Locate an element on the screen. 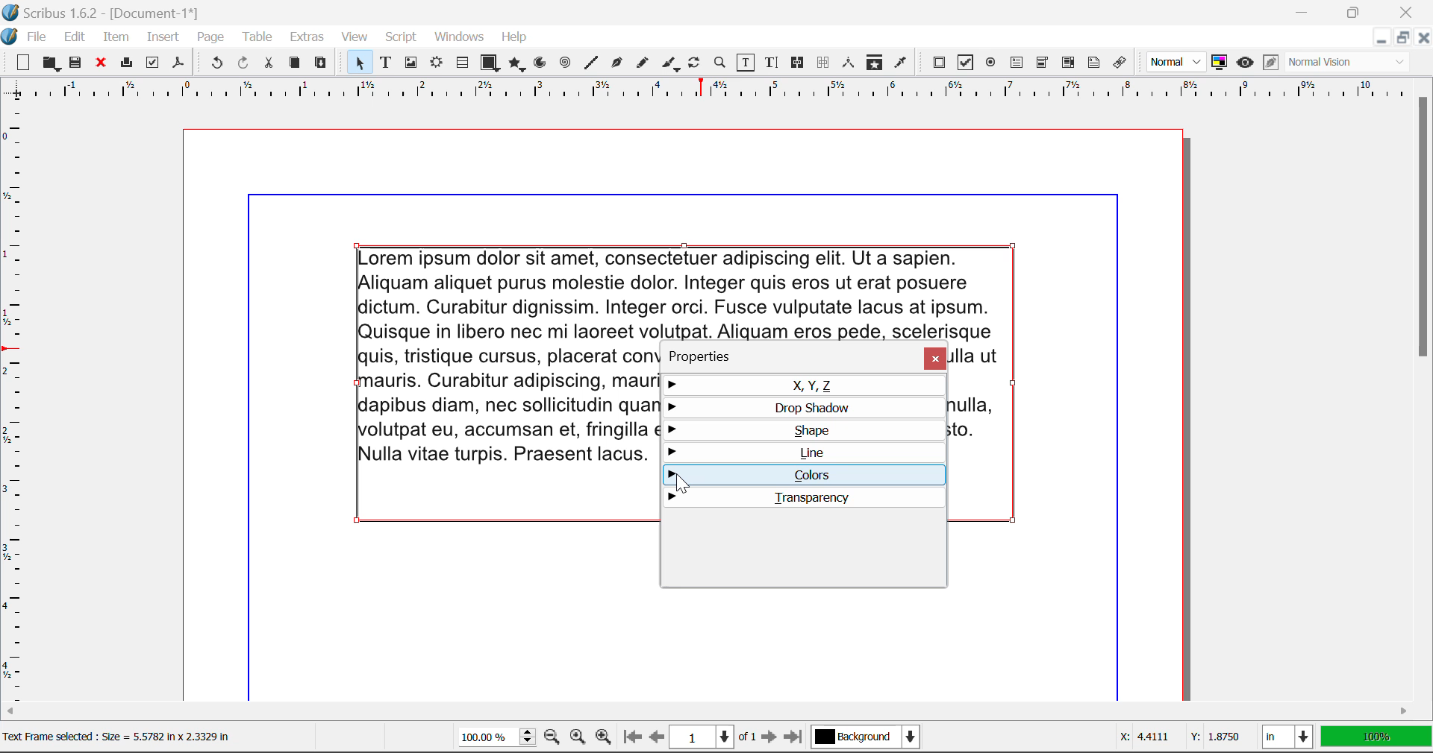 This screenshot has height=753, width=1433. Link Frames is located at coordinates (800, 63).